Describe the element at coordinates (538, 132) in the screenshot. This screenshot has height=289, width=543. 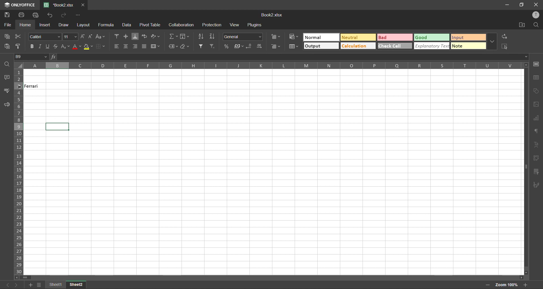
I see `paragraph` at that location.